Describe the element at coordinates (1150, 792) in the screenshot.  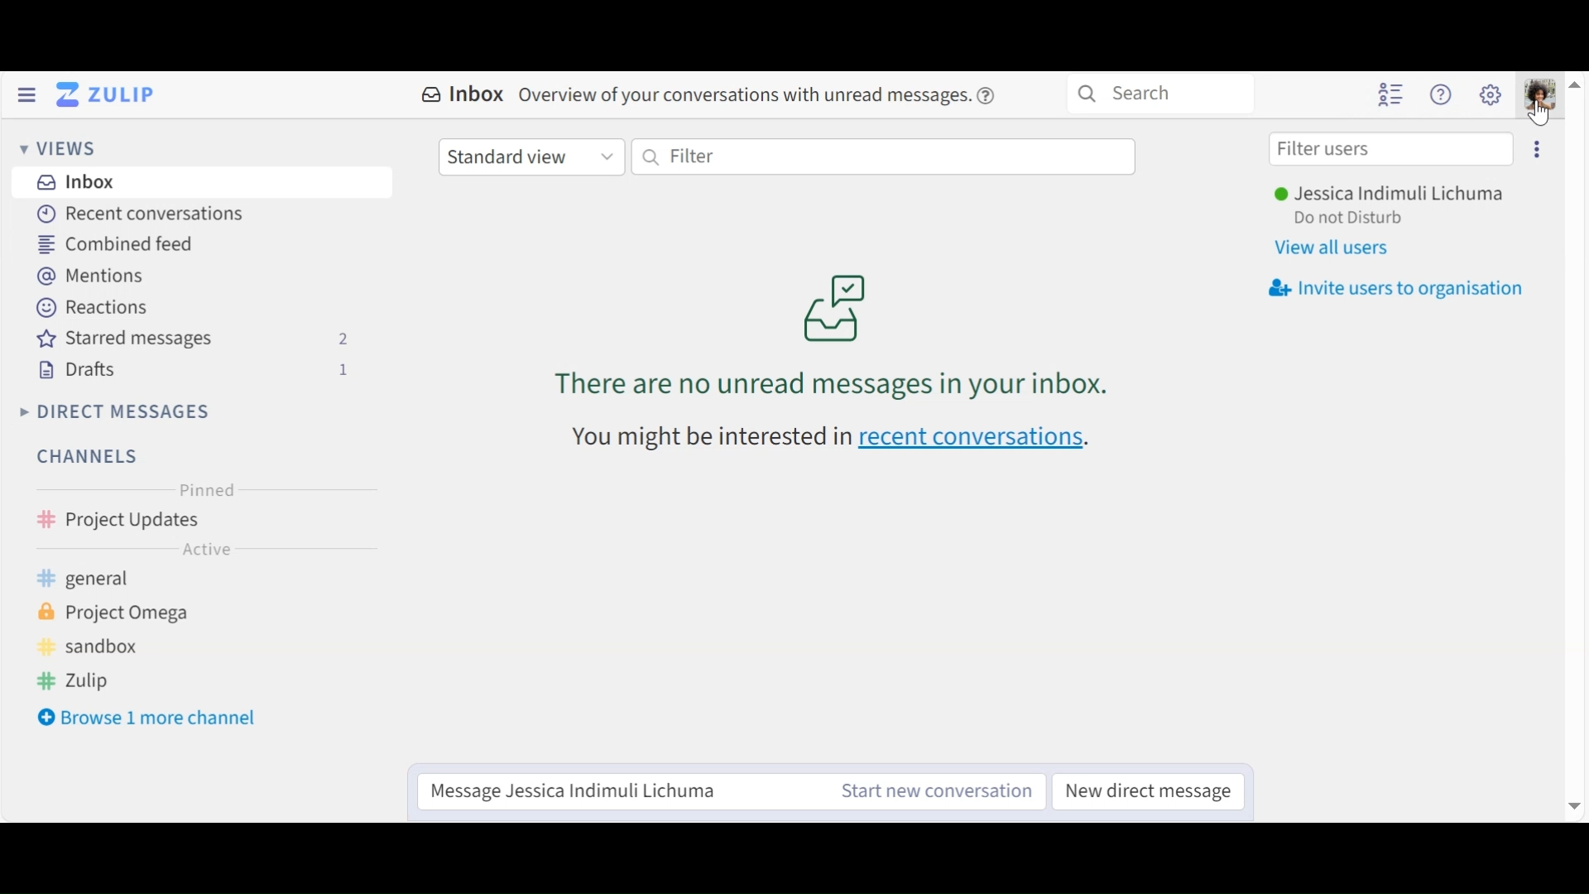
I see `` at that location.